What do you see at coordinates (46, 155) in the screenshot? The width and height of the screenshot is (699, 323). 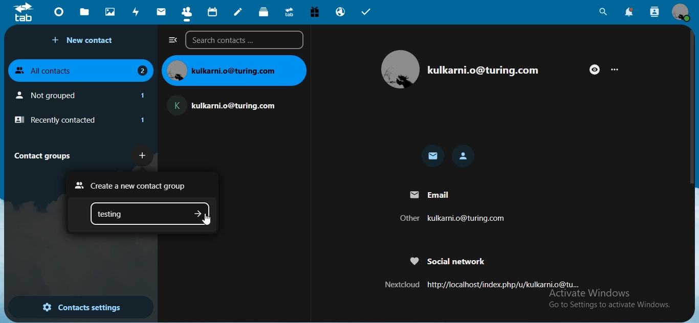 I see `contact group` at bounding box center [46, 155].